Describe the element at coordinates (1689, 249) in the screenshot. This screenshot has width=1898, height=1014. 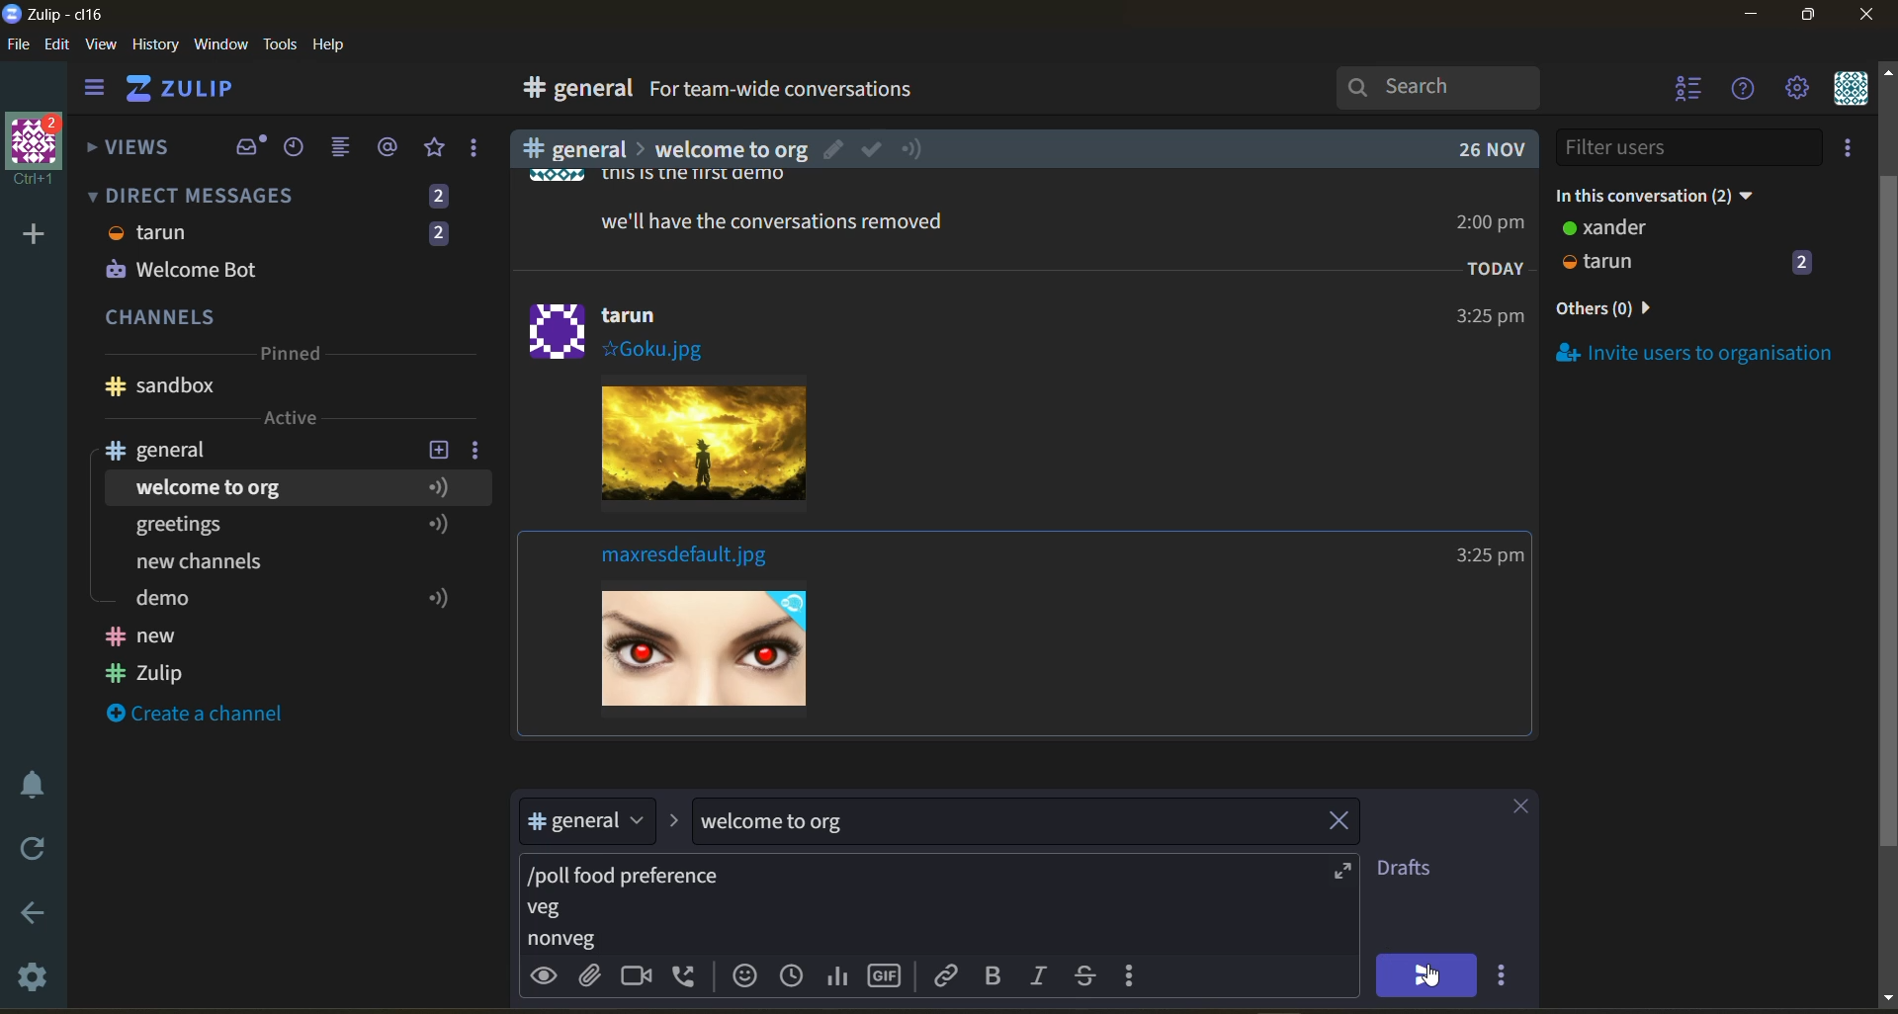
I see `users and status` at that location.